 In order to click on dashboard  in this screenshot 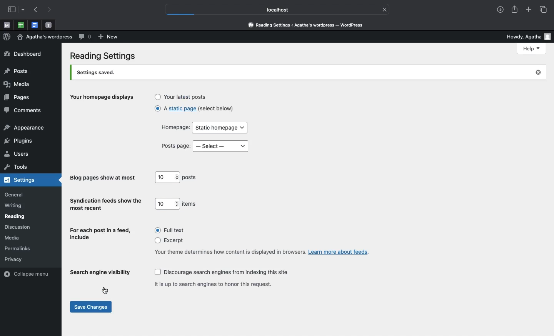, I will do `click(23, 54)`.